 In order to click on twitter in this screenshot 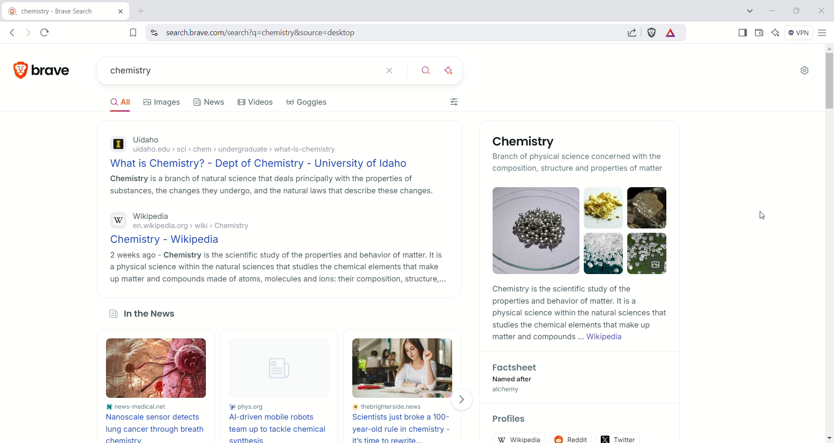, I will do `click(619, 436)`.